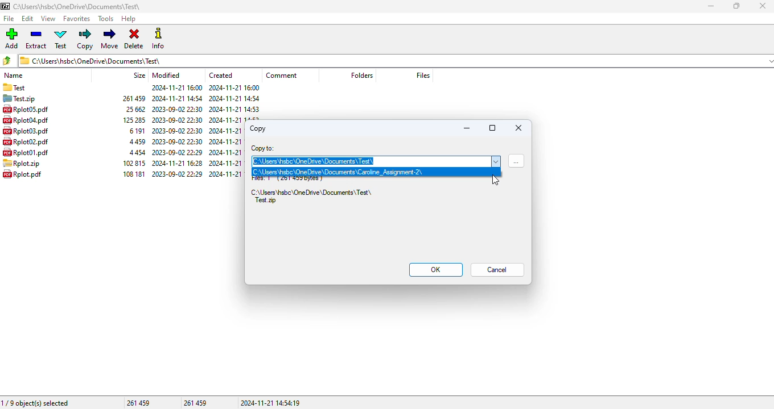 Image resolution: width=774 pixels, height=409 pixels. Describe the element at coordinates (25, 141) in the screenshot. I see `file name` at that location.